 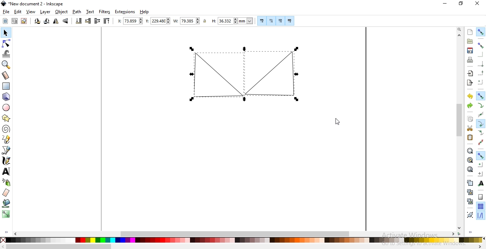 I want to click on flip vertically, so click(x=65, y=21).